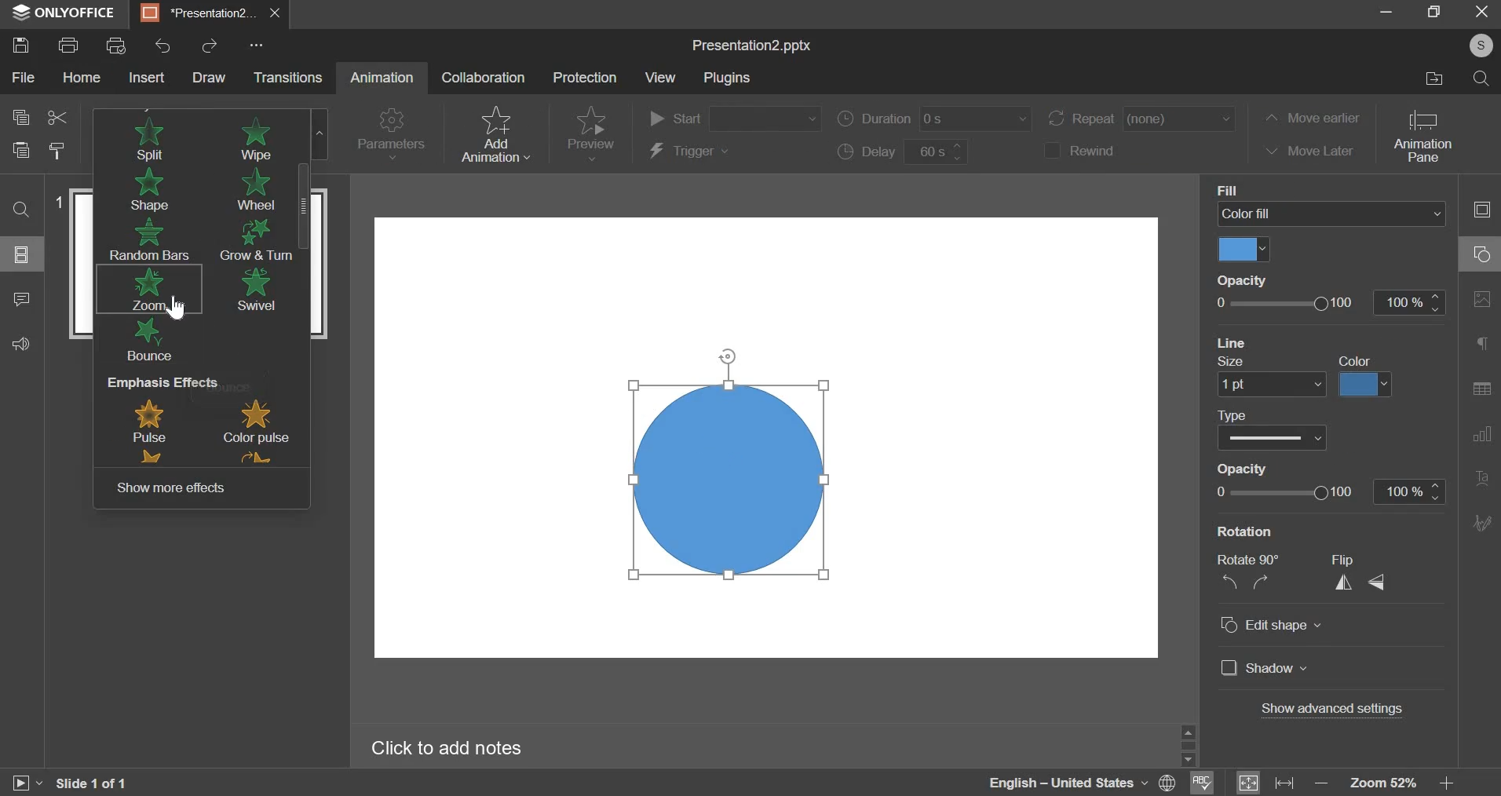  Describe the element at coordinates (1314, 117) in the screenshot. I see `move earlier` at that location.